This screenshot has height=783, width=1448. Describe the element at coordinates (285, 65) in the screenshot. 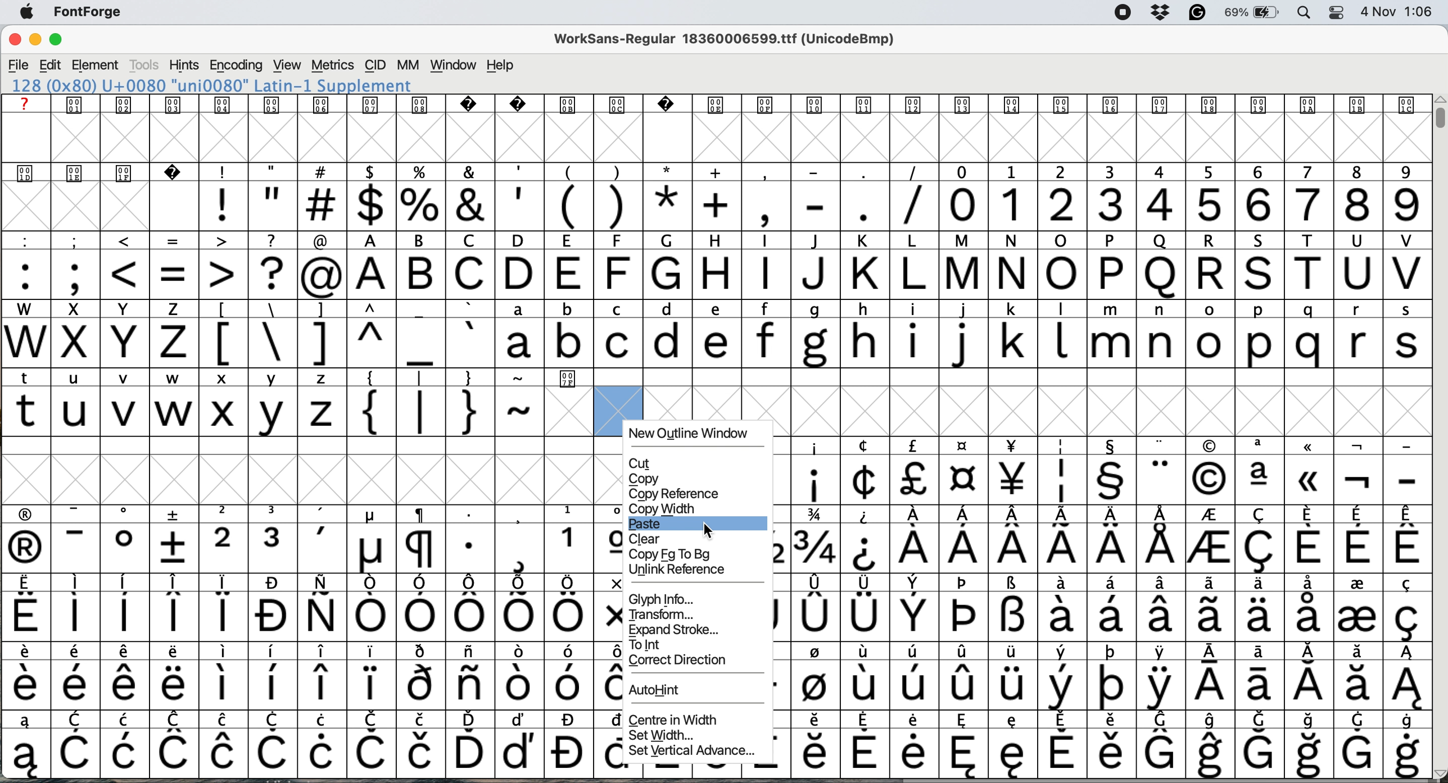

I see `view` at that location.